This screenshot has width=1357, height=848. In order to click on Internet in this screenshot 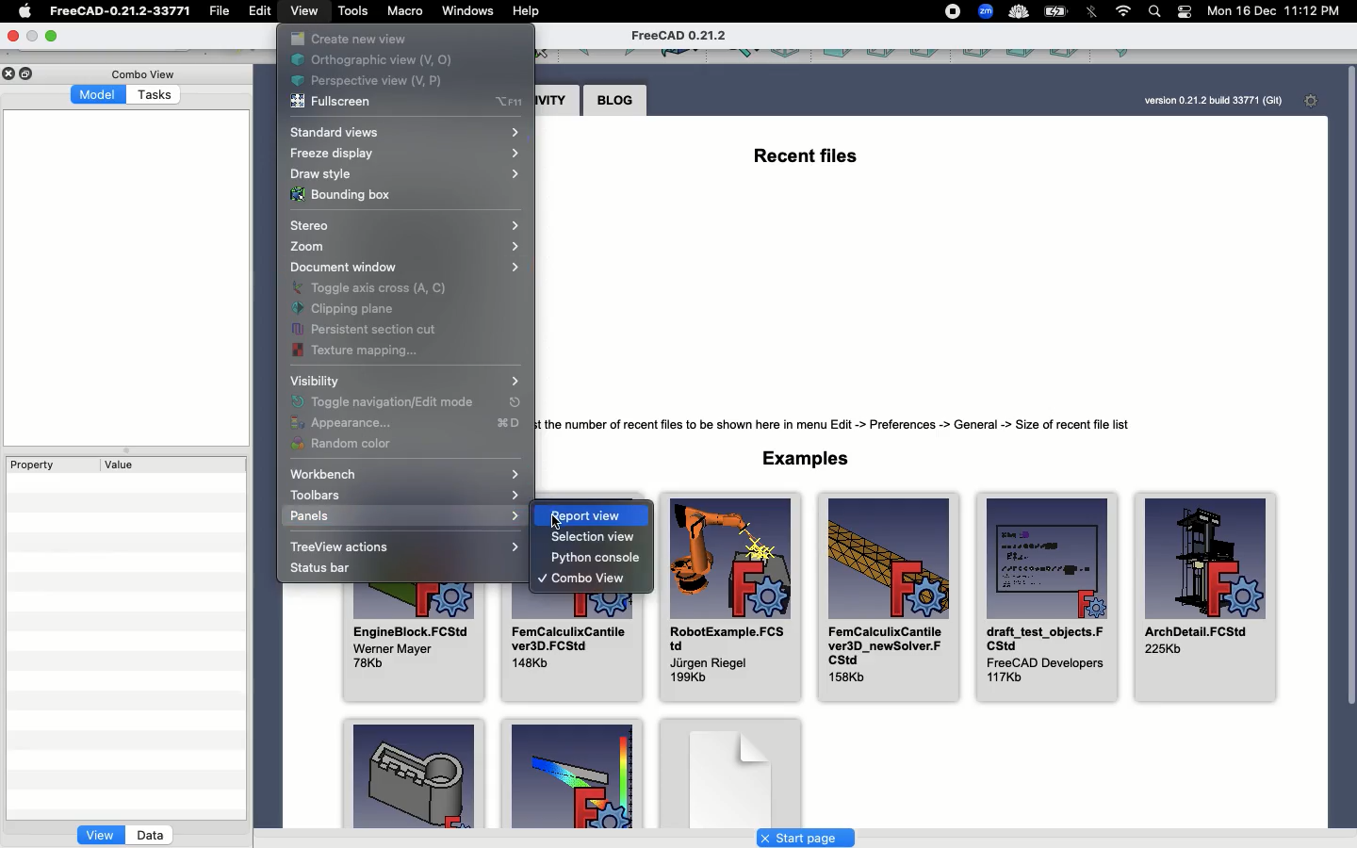, I will do `click(1124, 11)`.